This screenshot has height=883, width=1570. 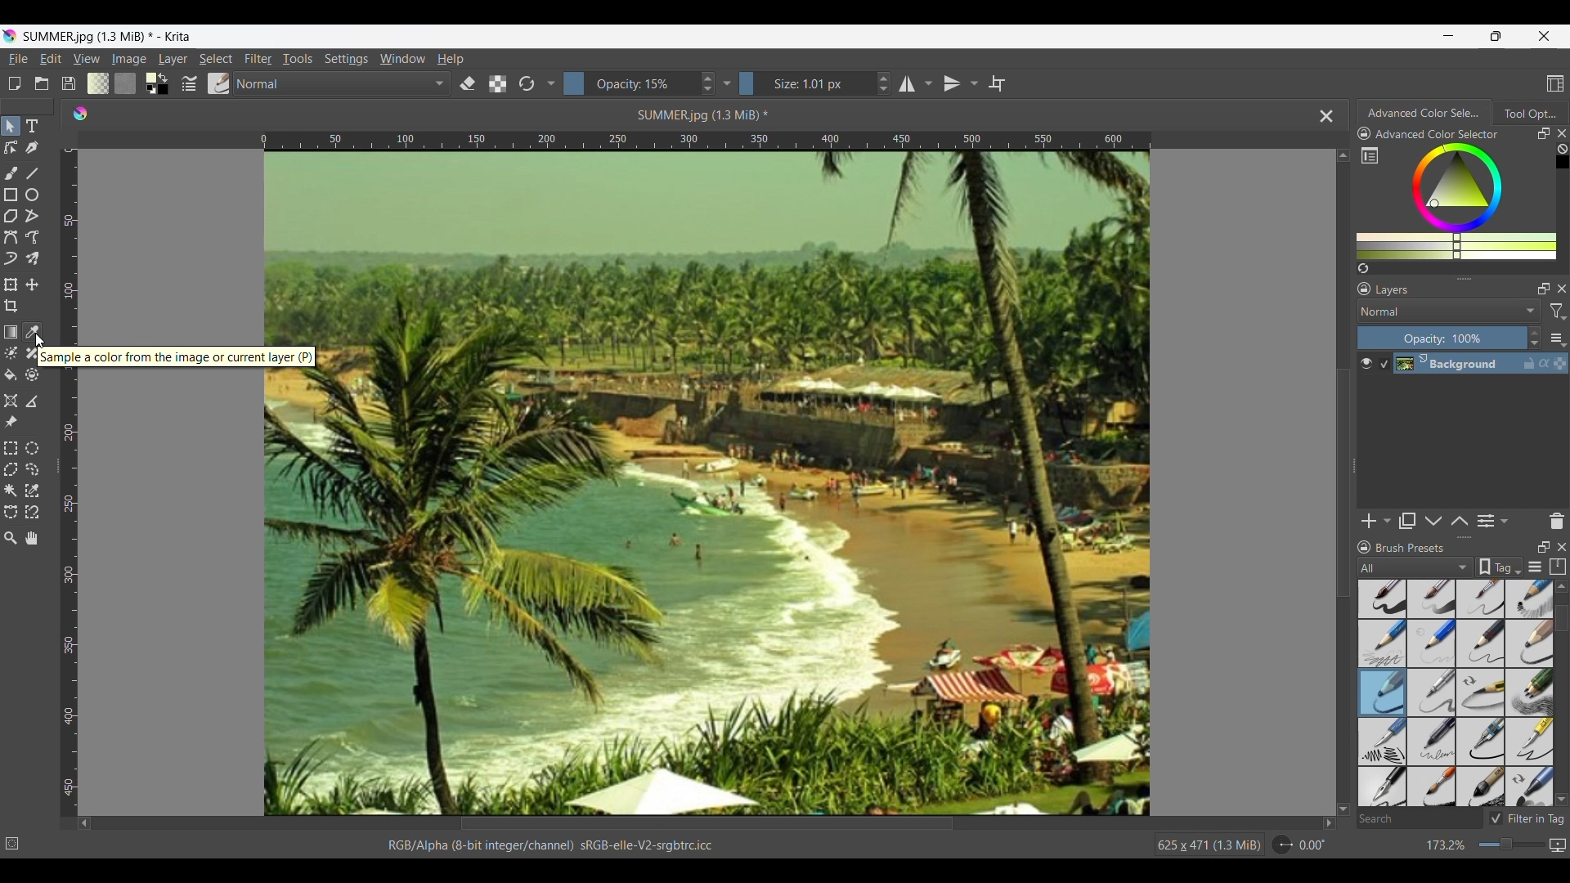 What do you see at coordinates (1343, 809) in the screenshot?
I see `Quick slide to bottom` at bounding box center [1343, 809].